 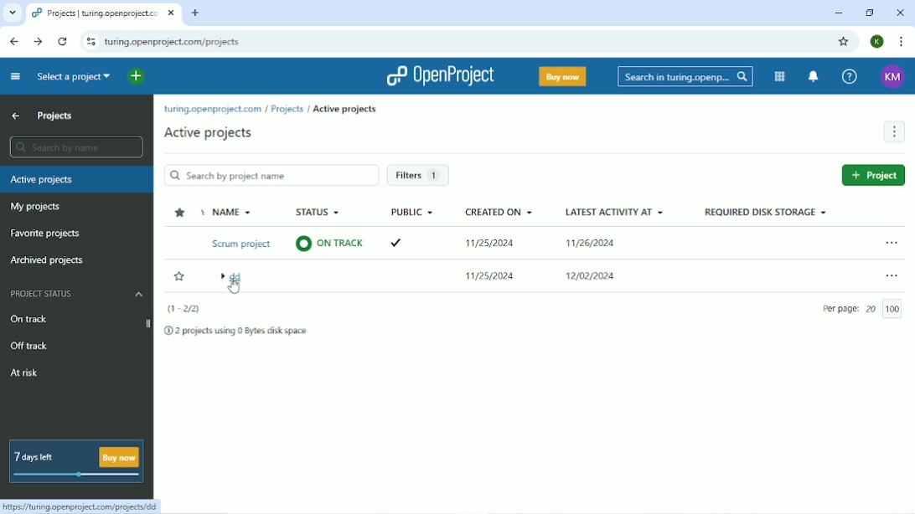 I want to click on (1-2/2), so click(x=182, y=309).